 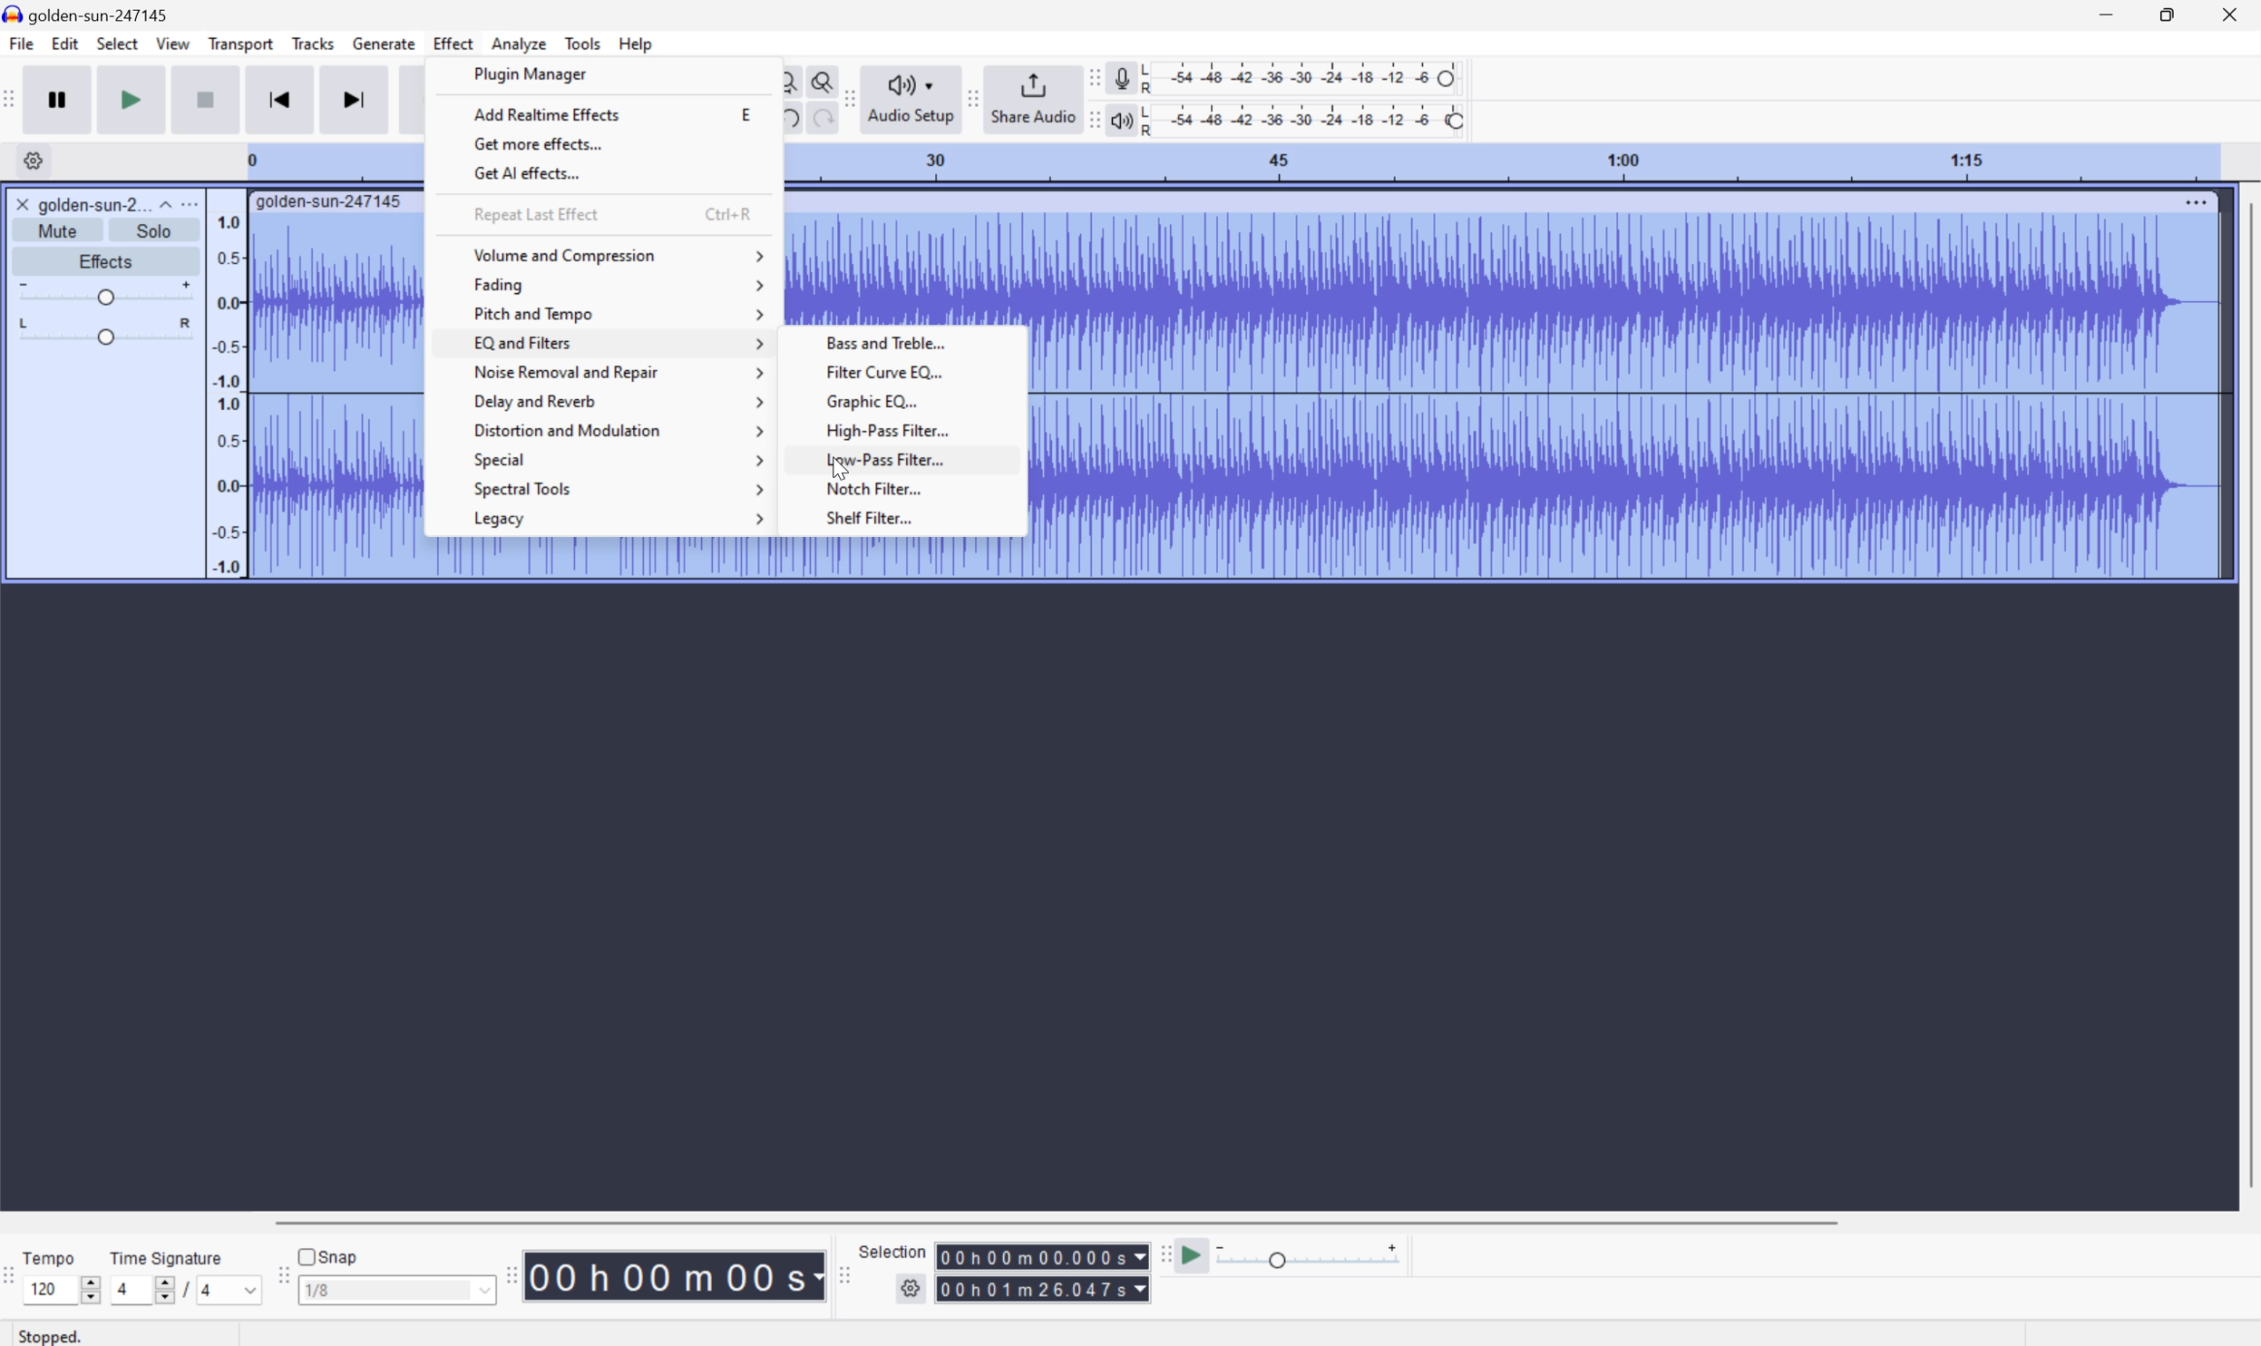 I want to click on Shelf Filter..., so click(x=921, y=519).